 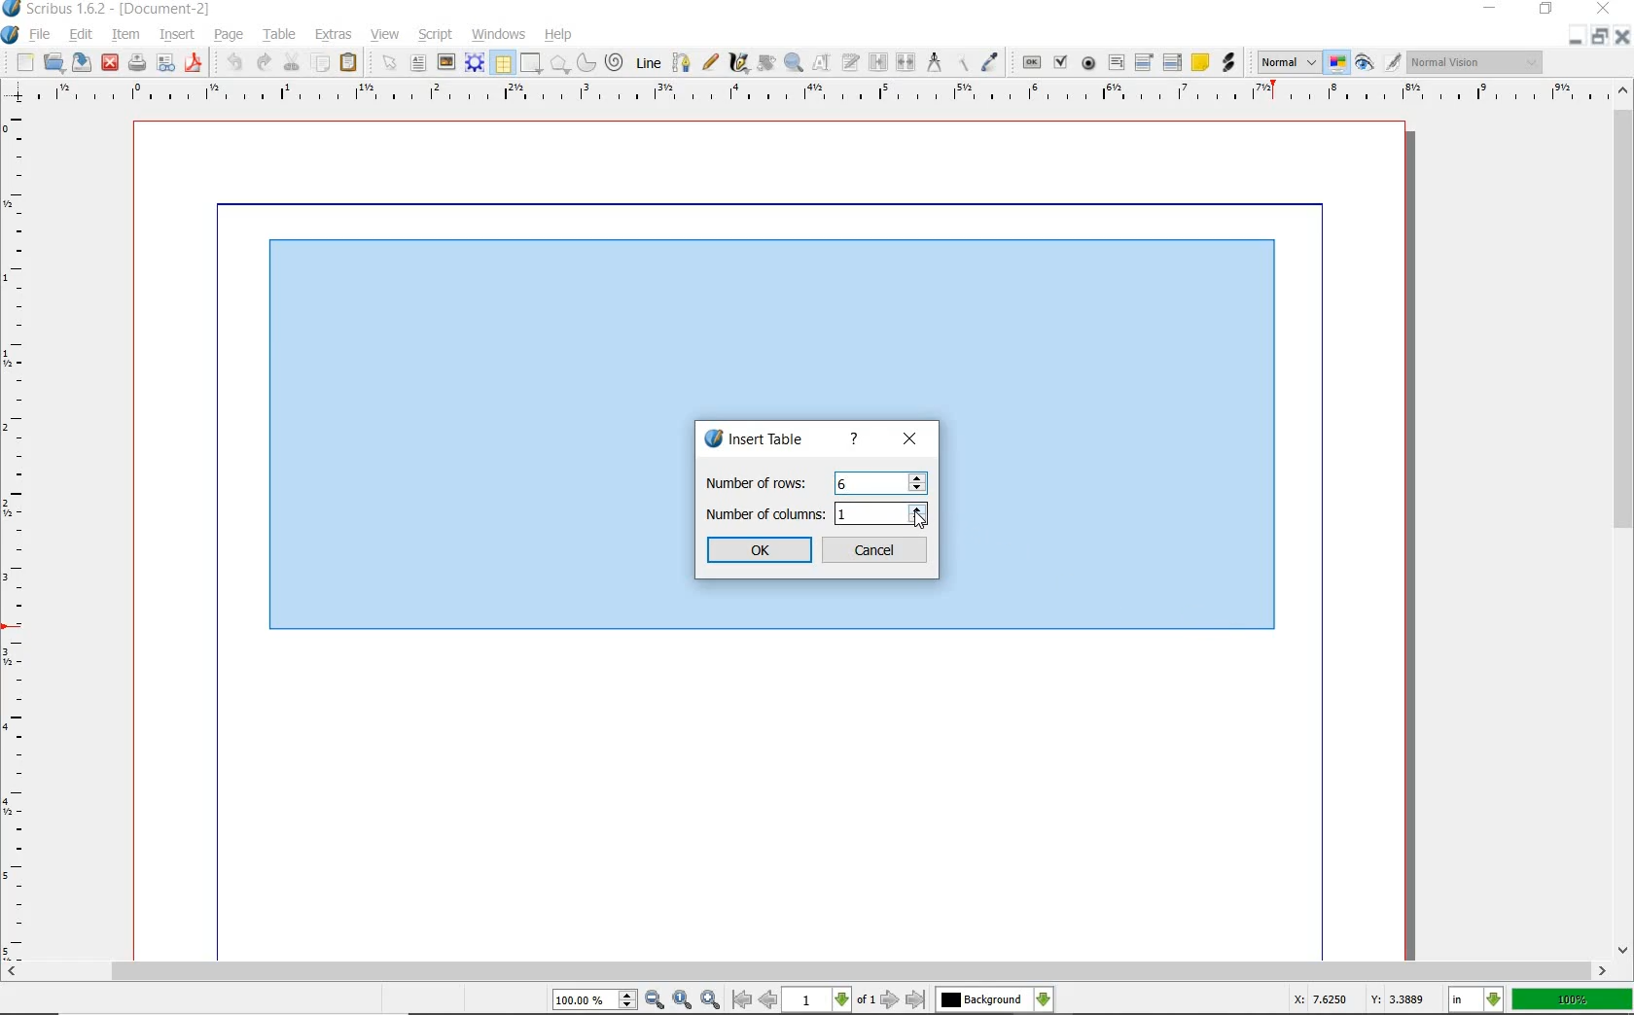 What do you see at coordinates (920, 522) in the screenshot?
I see `cursor` at bounding box center [920, 522].